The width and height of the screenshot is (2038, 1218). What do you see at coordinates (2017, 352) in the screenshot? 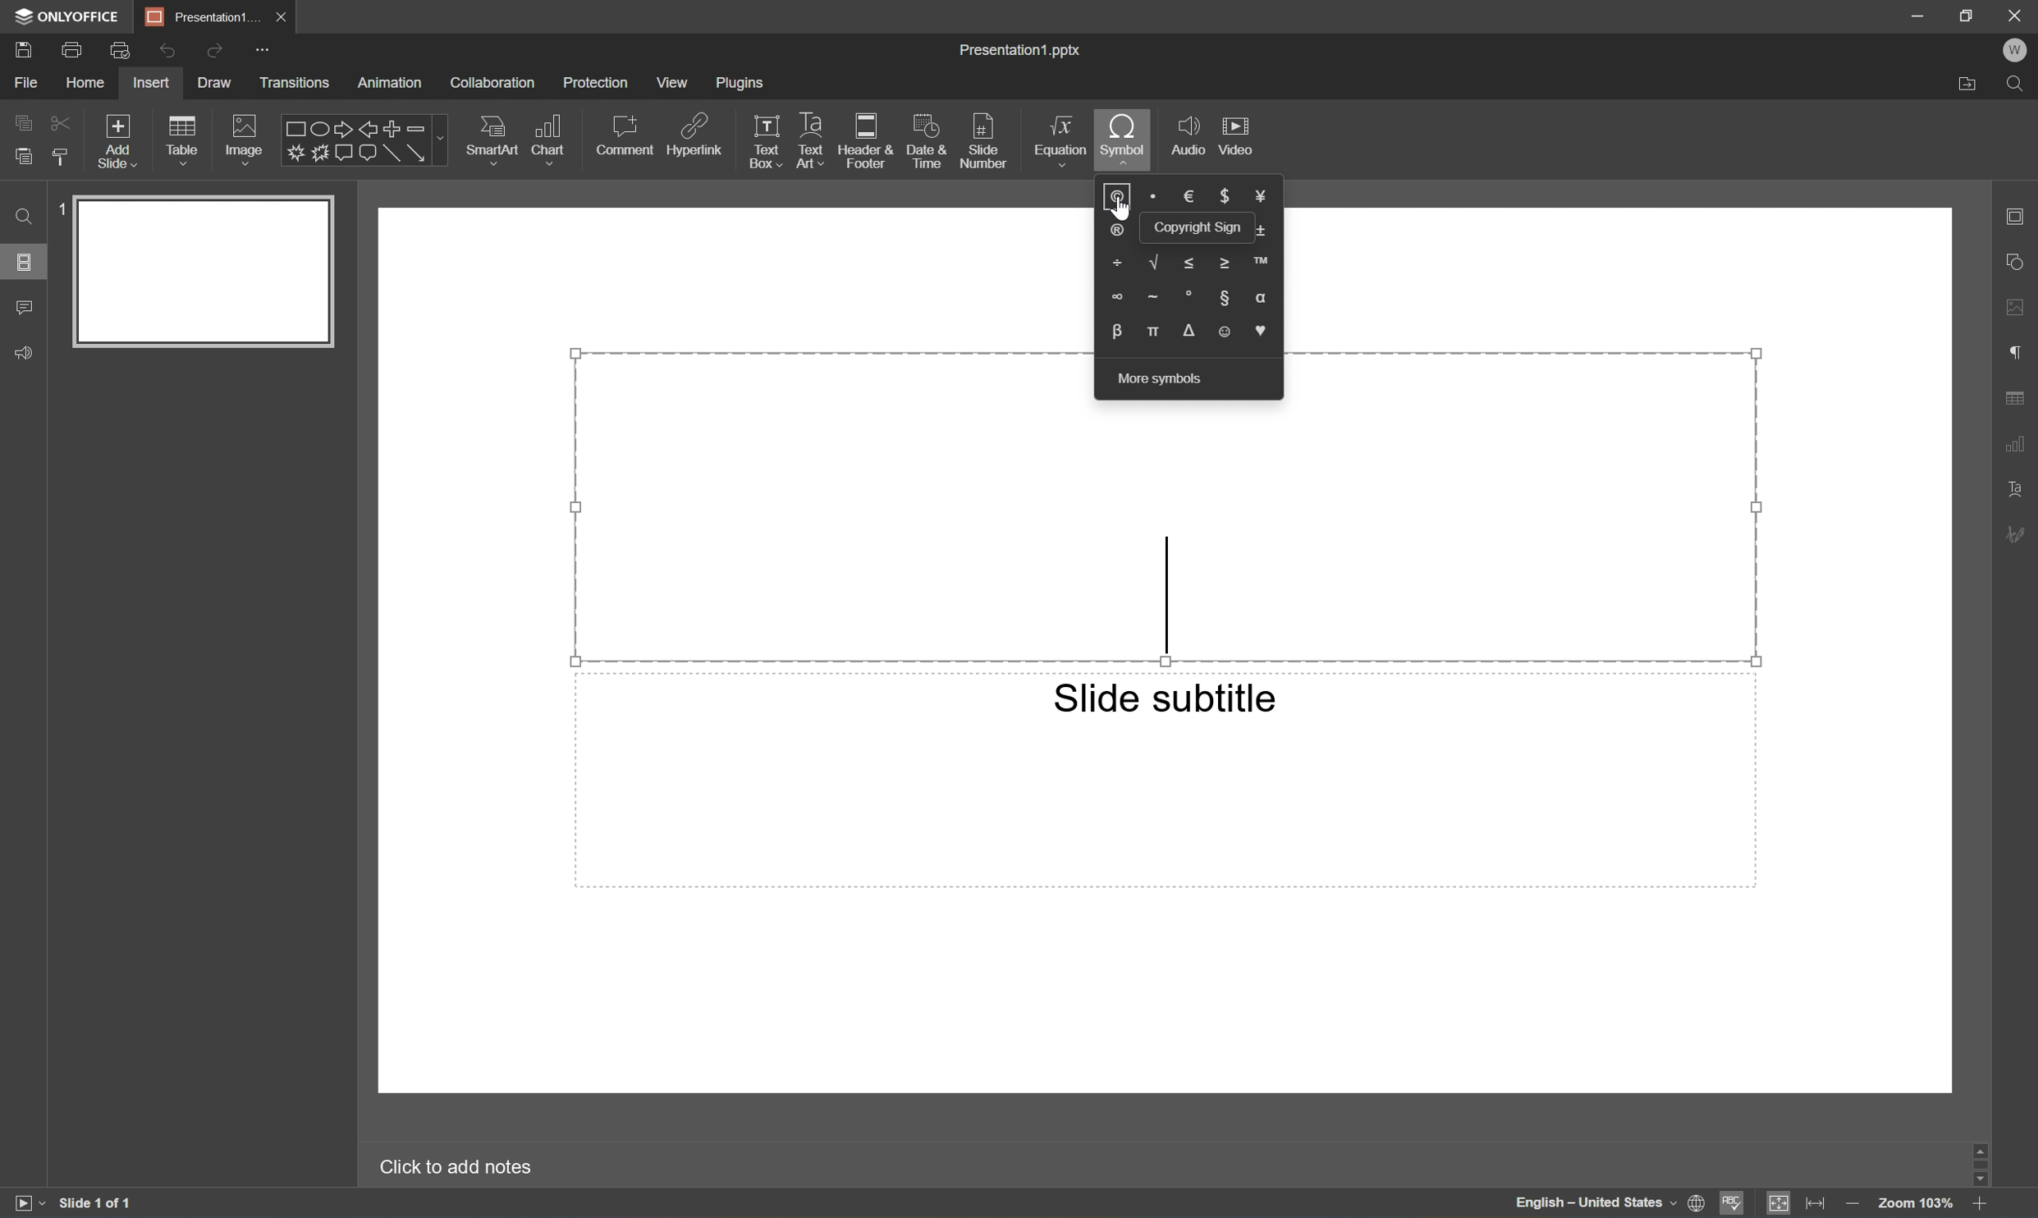
I see `Paragraph settings` at bounding box center [2017, 352].